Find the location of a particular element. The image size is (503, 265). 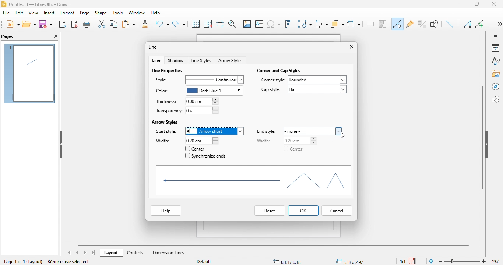

0.00 cm is located at coordinates (203, 101).